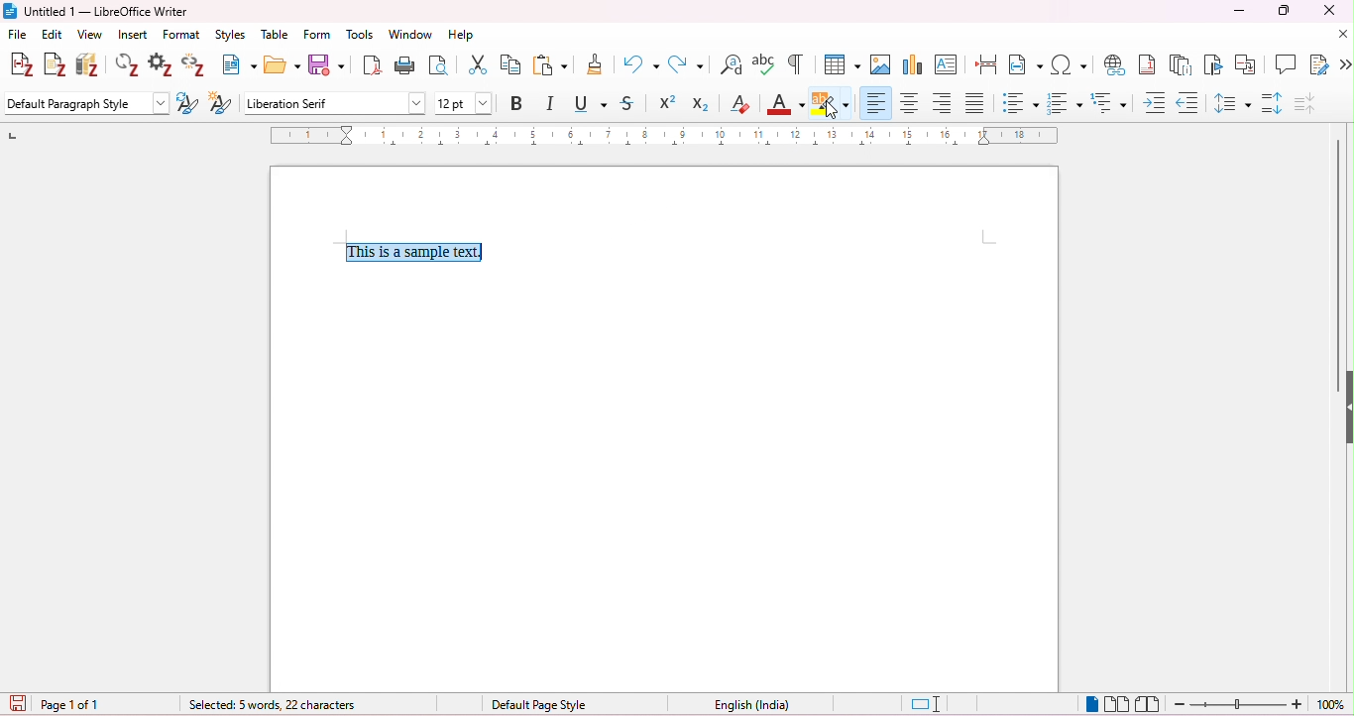 The width and height of the screenshot is (1354, 716). I want to click on zoom, so click(1259, 704).